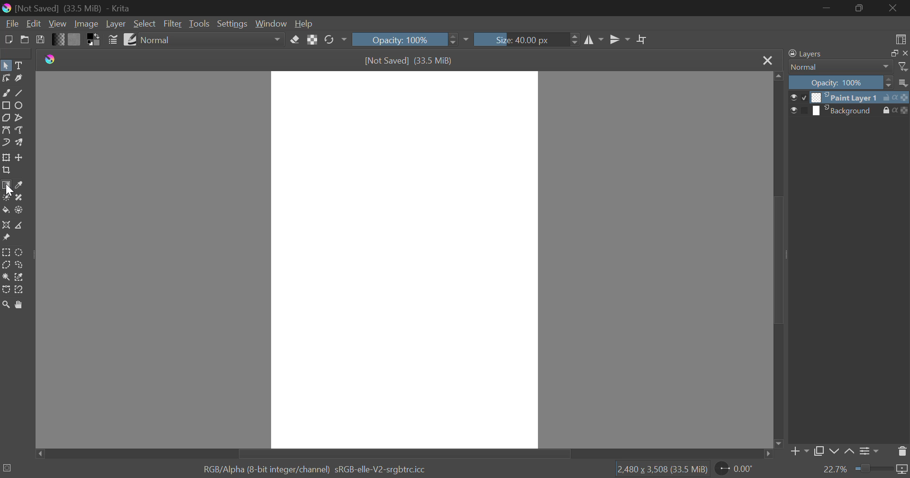 The height and width of the screenshot is (478, 910). Describe the element at coordinates (6, 92) in the screenshot. I see `Freehand` at that location.